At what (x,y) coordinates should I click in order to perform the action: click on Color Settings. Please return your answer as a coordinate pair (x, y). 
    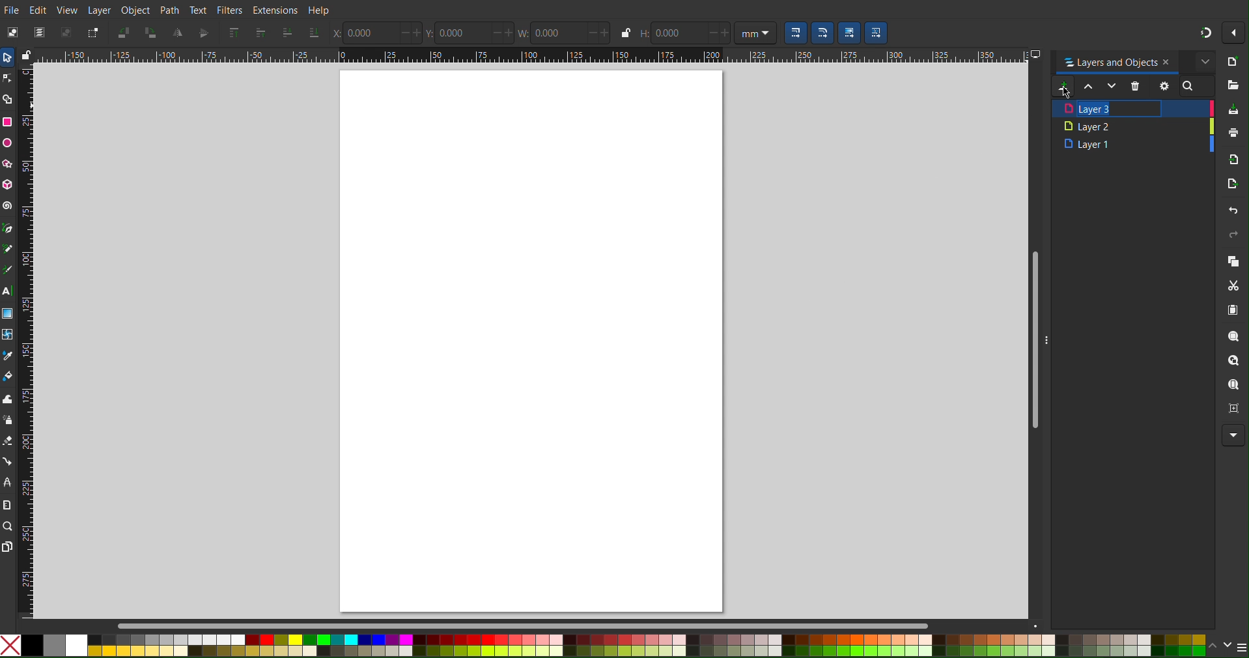
    Looking at the image, I should click on (624, 644).